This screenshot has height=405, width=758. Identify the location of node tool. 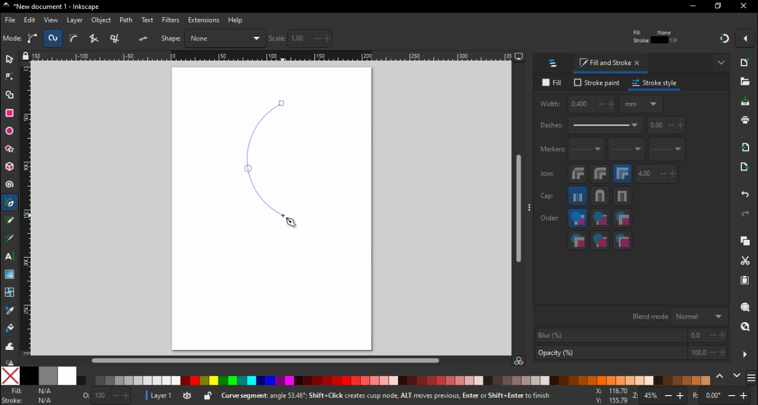
(9, 80).